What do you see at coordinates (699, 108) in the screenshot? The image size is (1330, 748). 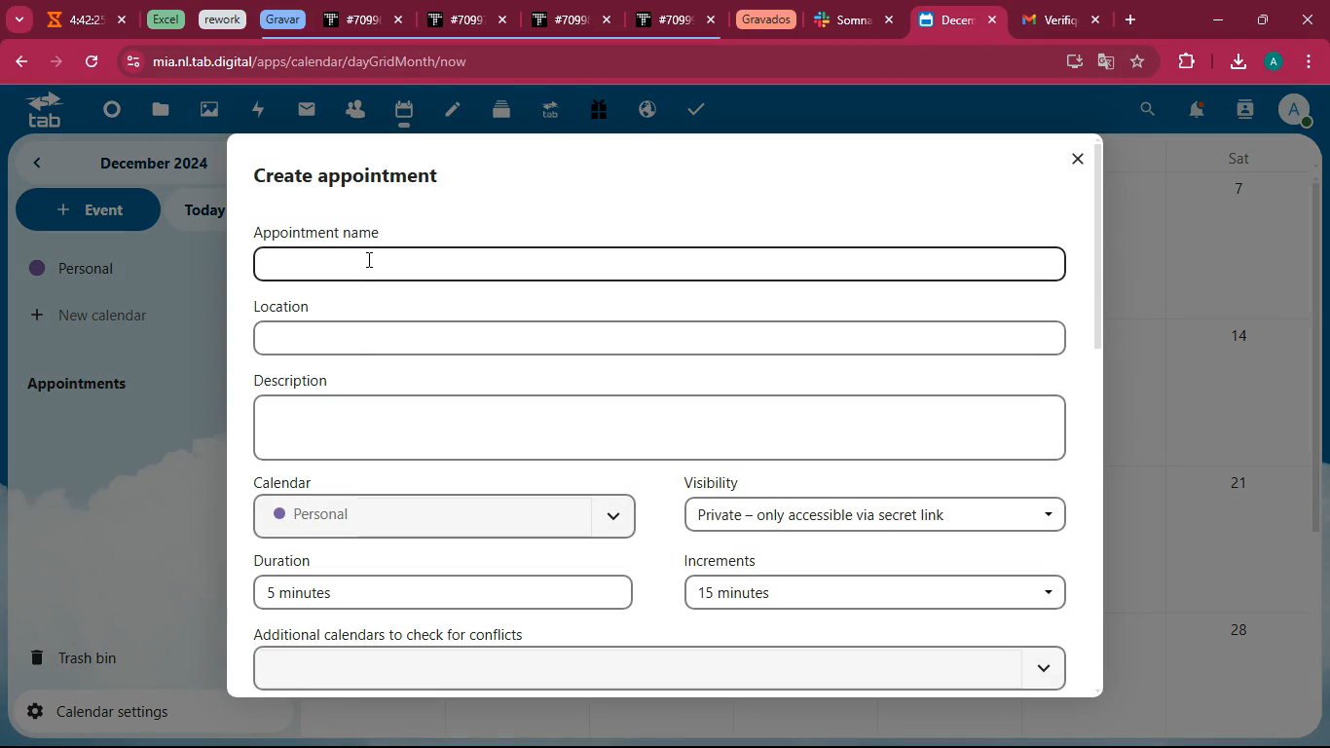 I see `taks` at bounding box center [699, 108].